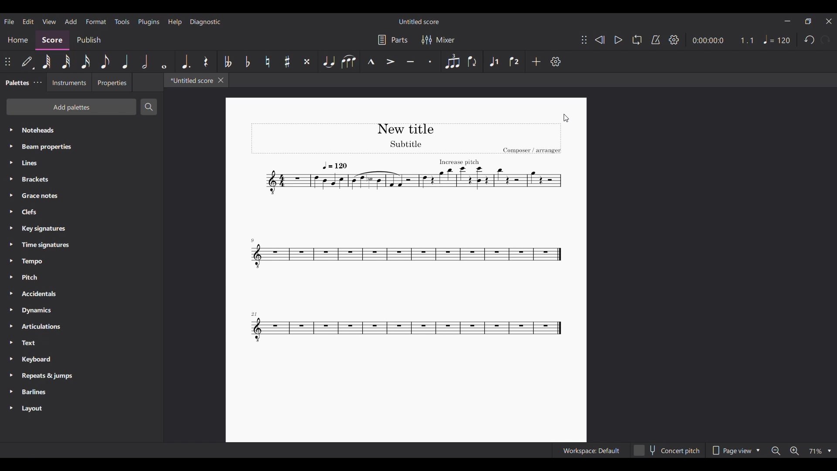 This screenshot has height=471, width=837. What do you see at coordinates (747, 40) in the screenshot?
I see `Current ratio` at bounding box center [747, 40].